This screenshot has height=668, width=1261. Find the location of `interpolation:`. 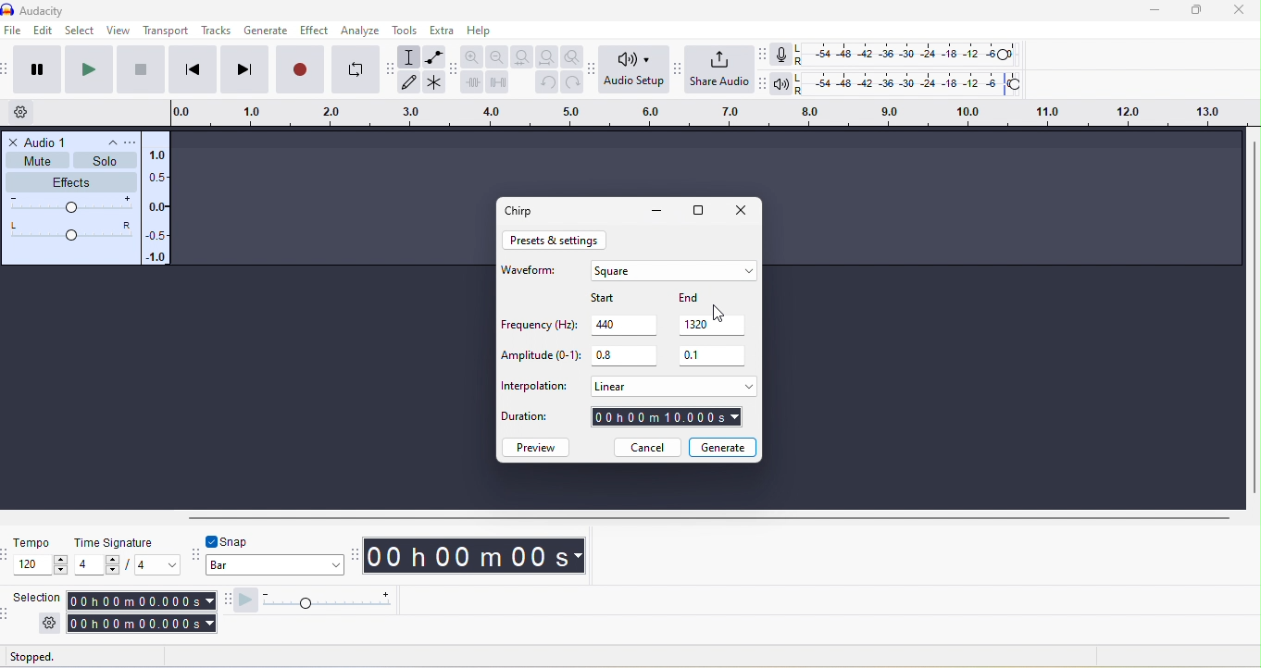

interpolation: is located at coordinates (535, 387).